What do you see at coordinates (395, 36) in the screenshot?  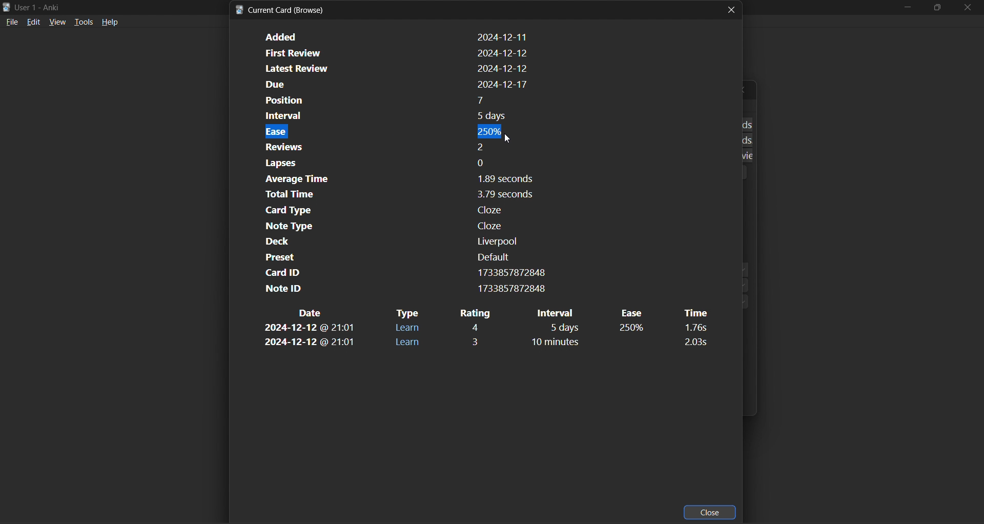 I see `card added date` at bounding box center [395, 36].